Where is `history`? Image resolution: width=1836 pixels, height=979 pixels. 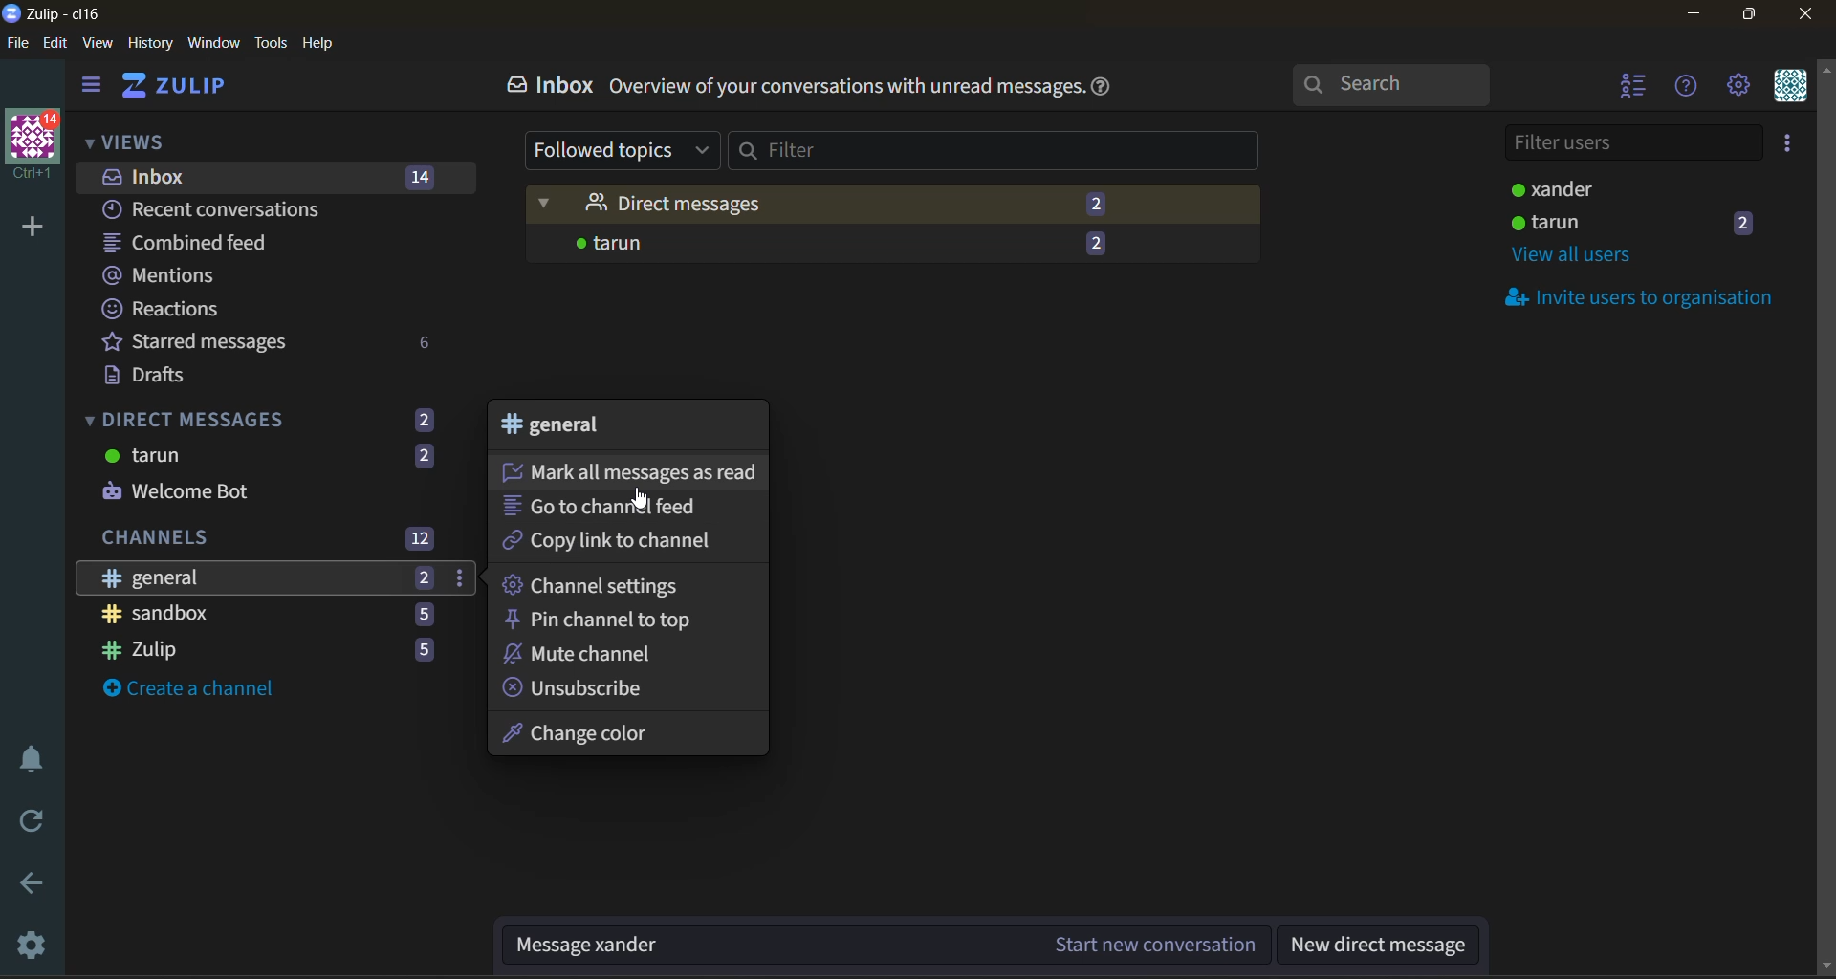
history is located at coordinates (153, 44).